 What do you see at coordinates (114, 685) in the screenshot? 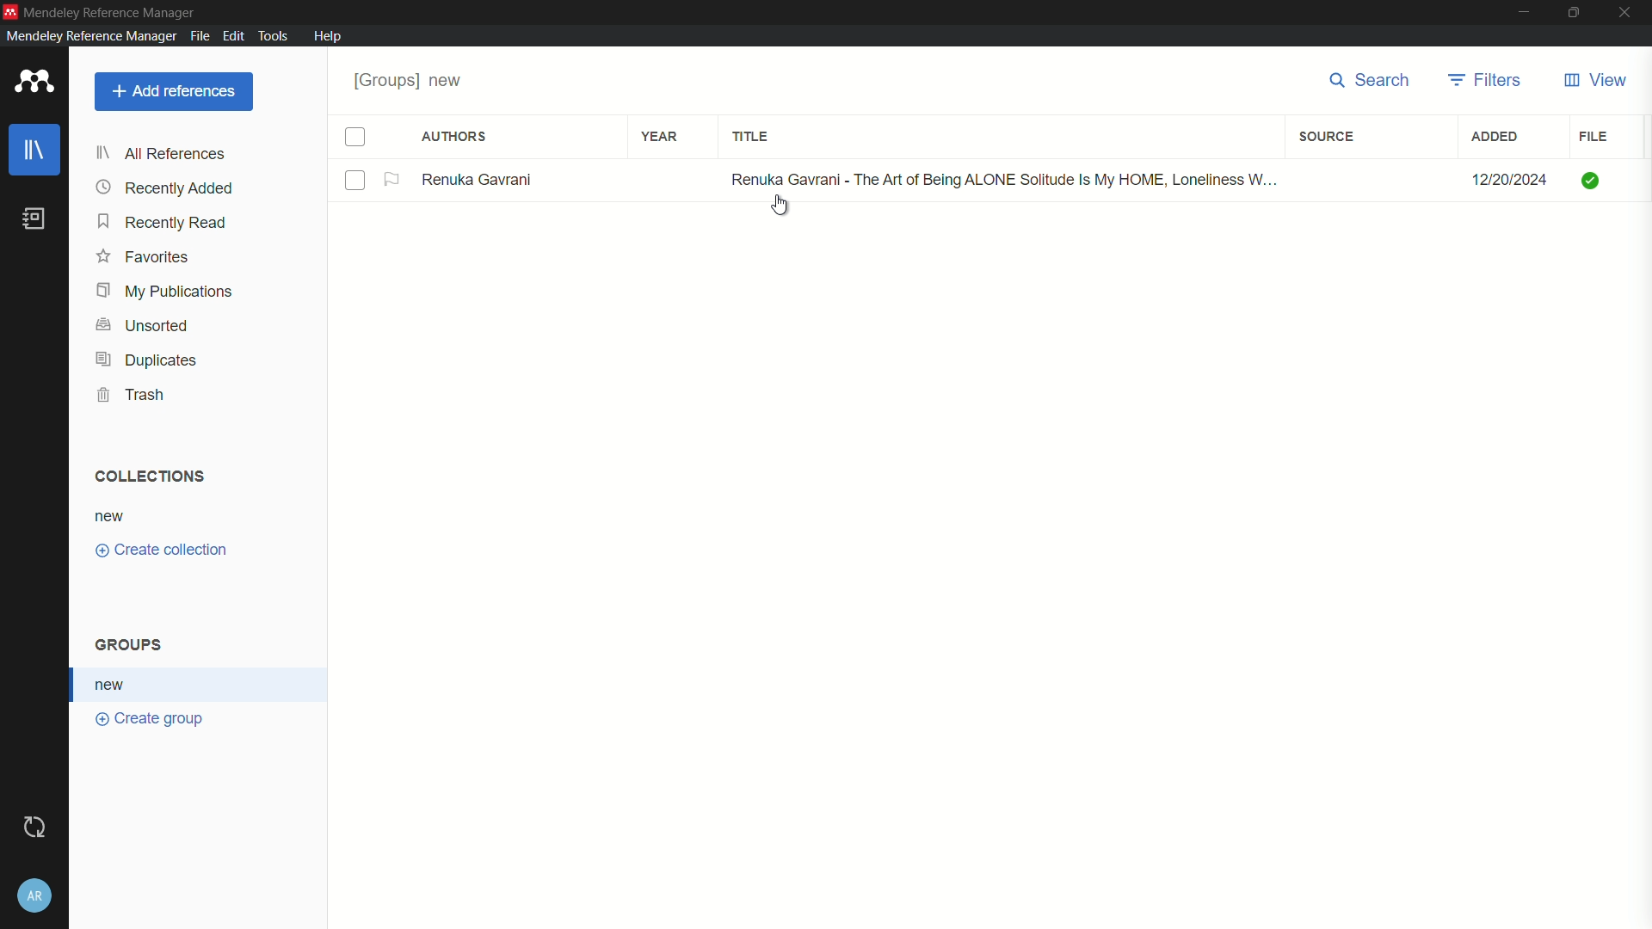
I see `new` at bounding box center [114, 685].